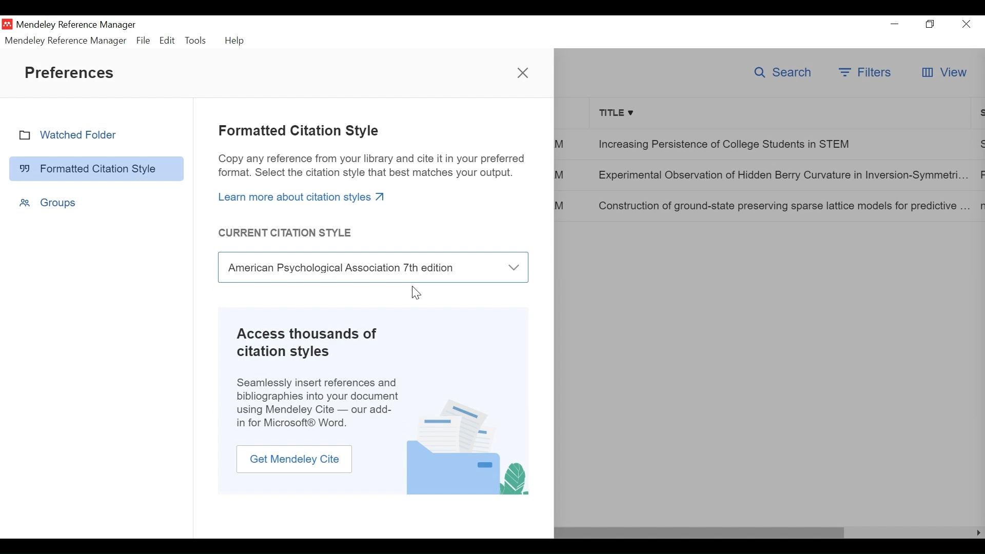  Describe the element at coordinates (300, 131) in the screenshot. I see `Formatted Citation Style` at that location.